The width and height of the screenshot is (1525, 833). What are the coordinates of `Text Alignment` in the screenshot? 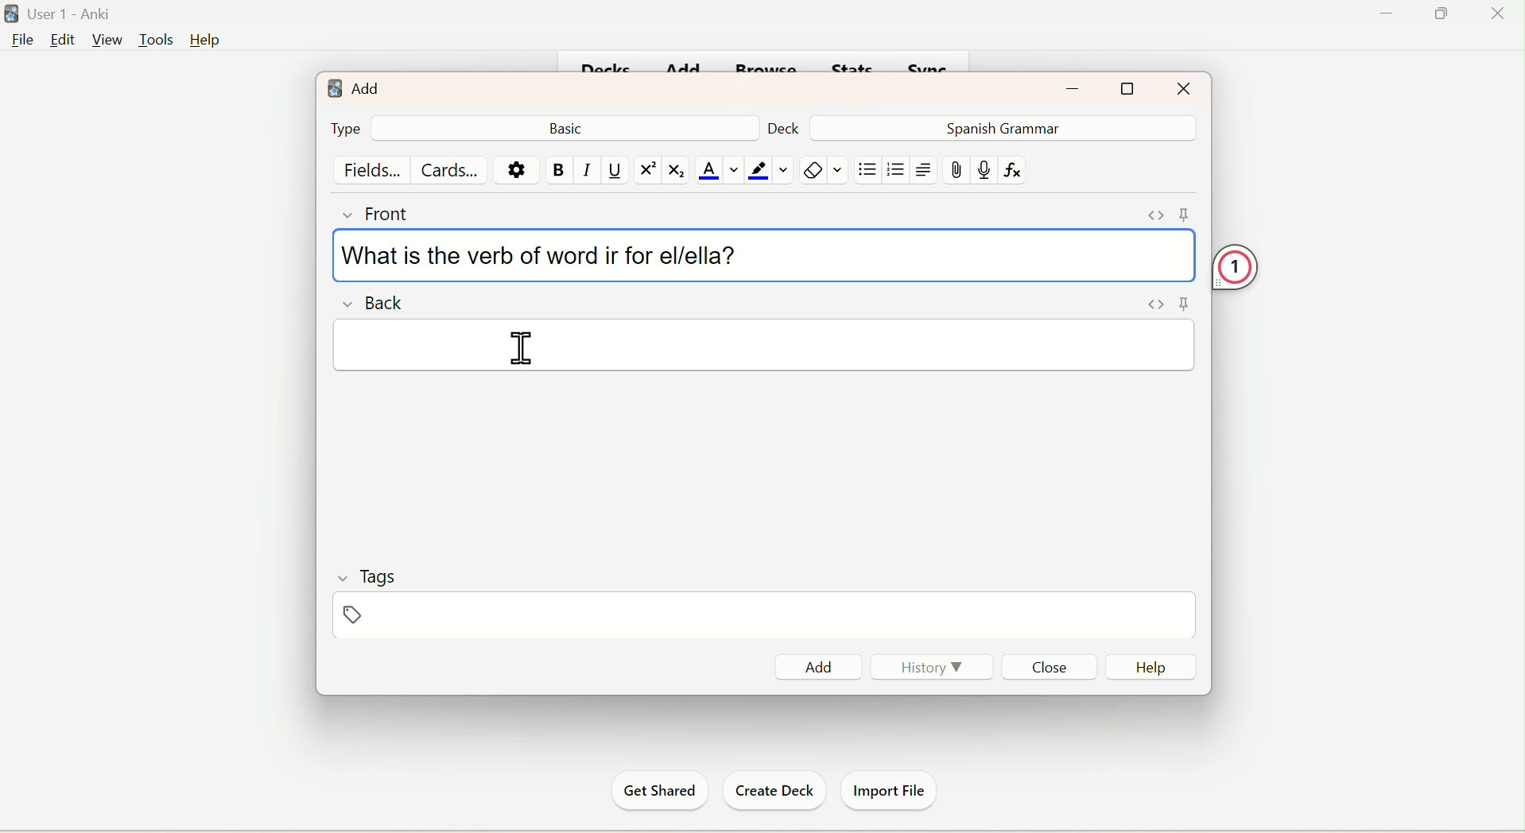 It's located at (924, 170).